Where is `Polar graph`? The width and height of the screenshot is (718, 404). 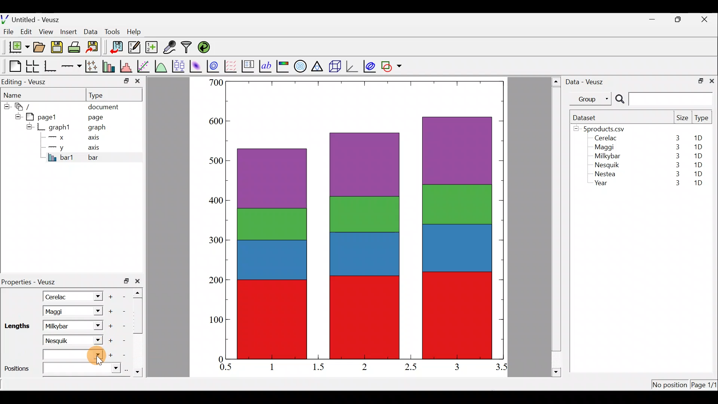
Polar graph is located at coordinates (299, 65).